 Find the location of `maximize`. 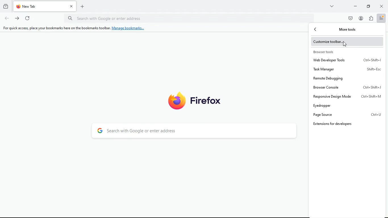

maximize is located at coordinates (368, 6).